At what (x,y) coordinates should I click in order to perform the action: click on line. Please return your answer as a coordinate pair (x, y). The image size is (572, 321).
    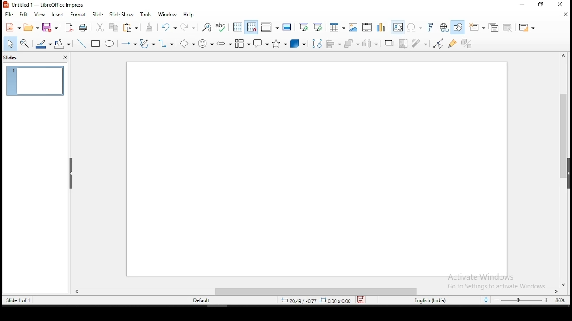
    Looking at the image, I should click on (81, 43).